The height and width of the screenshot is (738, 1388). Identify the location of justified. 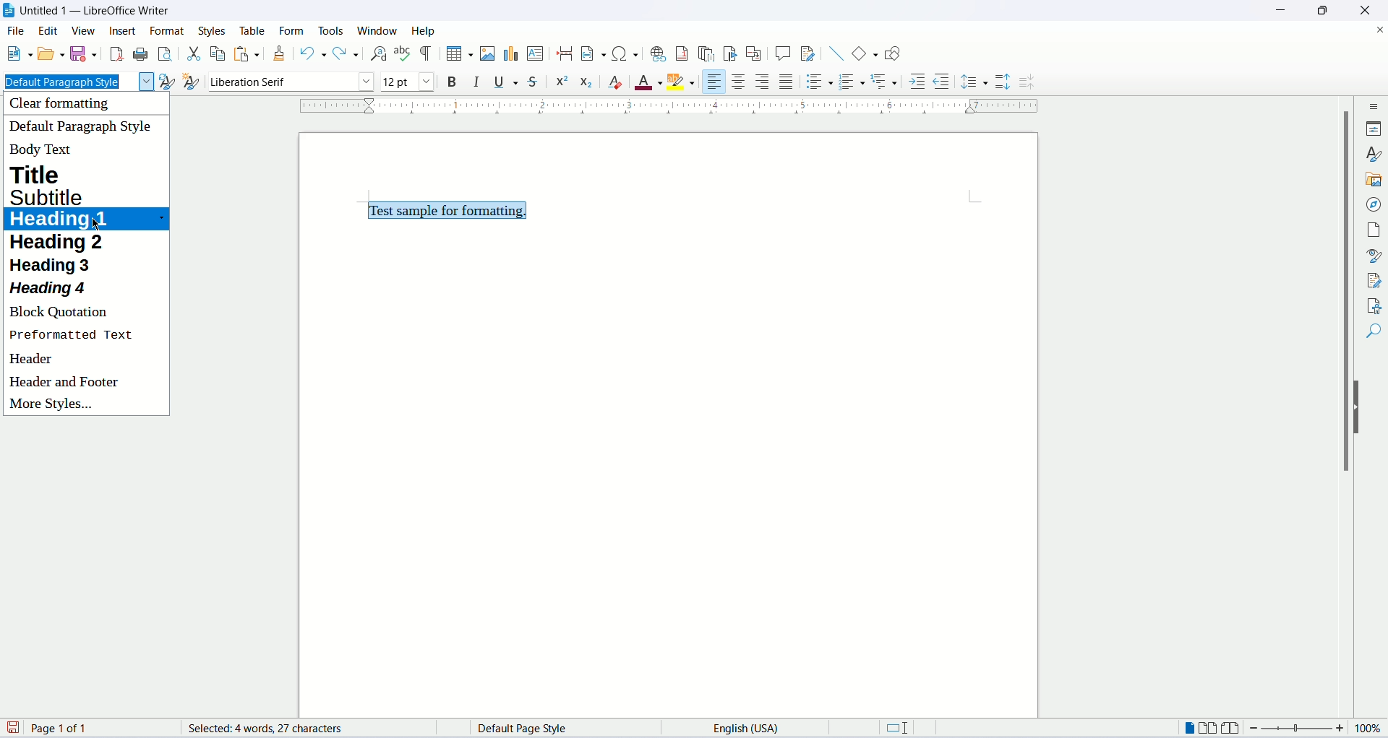
(787, 81).